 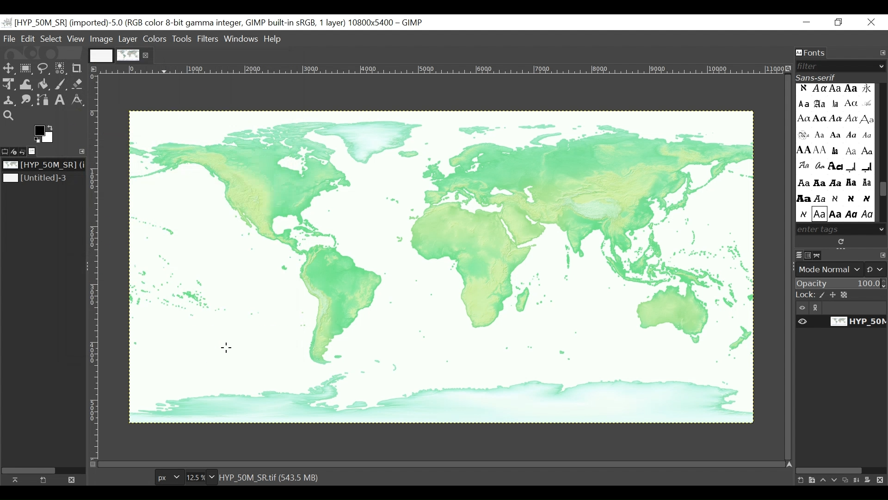 What do you see at coordinates (46, 134) in the screenshot?
I see `Active foreground/background` at bounding box center [46, 134].